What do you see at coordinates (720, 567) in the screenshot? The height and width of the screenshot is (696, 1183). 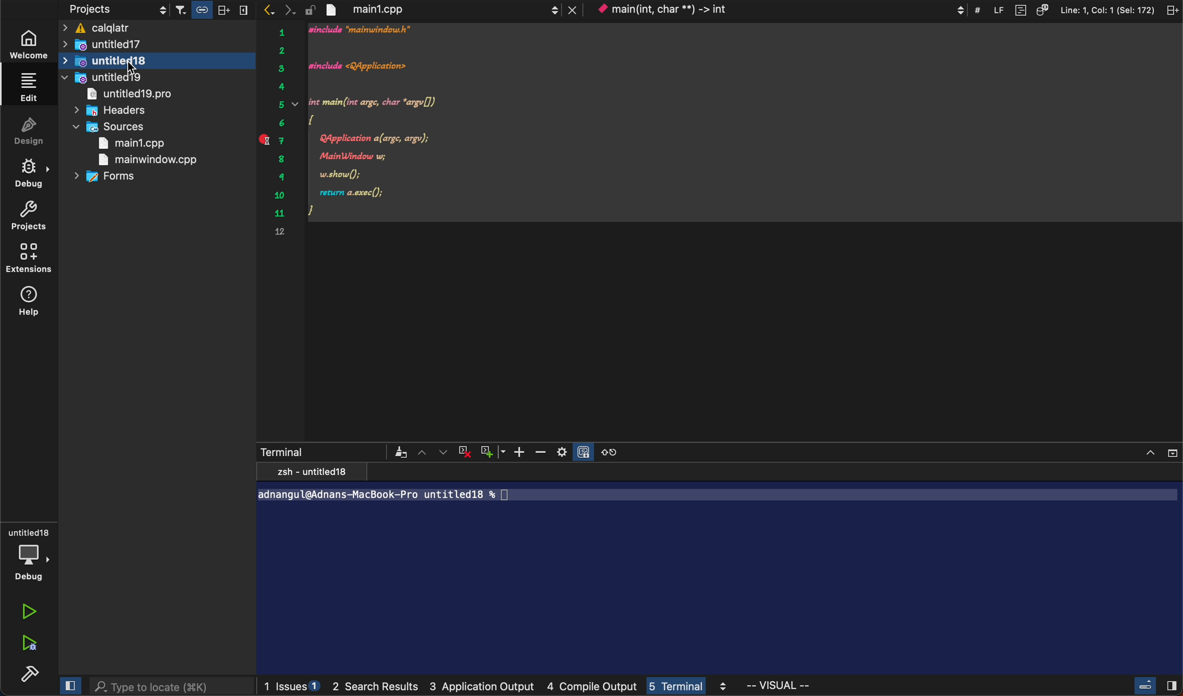 I see `terminal` at bounding box center [720, 567].